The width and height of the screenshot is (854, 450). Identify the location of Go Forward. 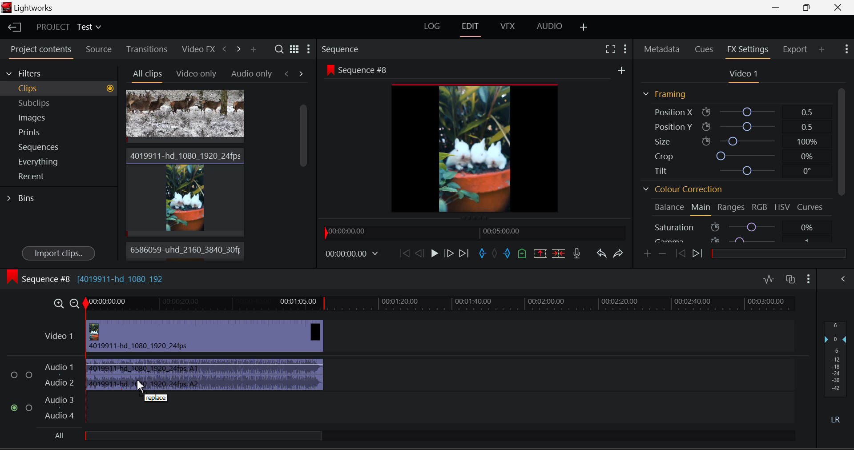
(449, 254).